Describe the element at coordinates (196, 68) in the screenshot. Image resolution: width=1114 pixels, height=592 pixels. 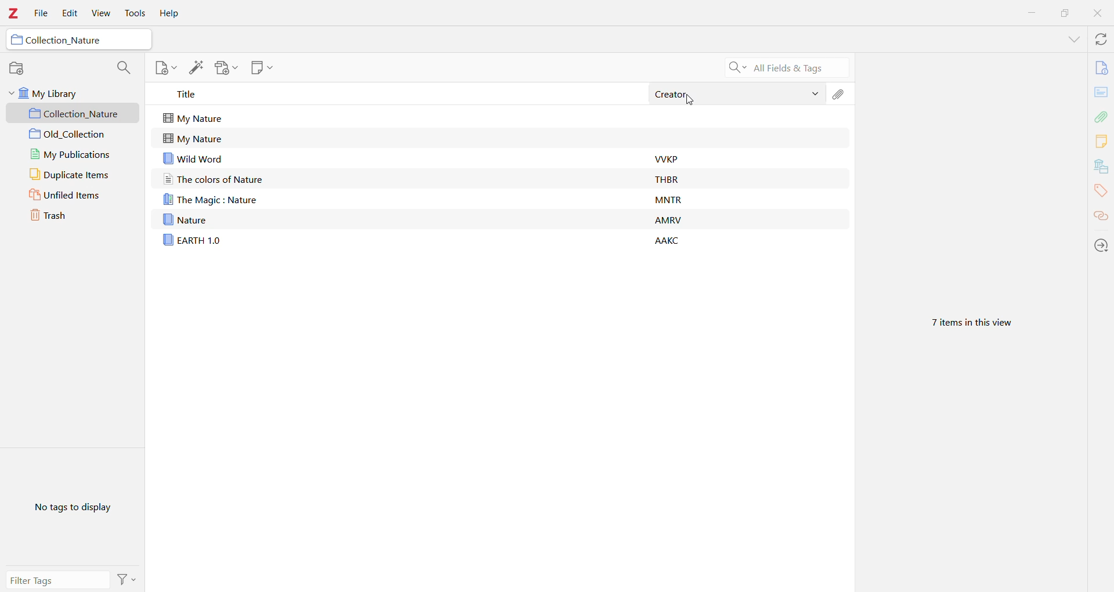
I see `Add Item(s) by Identifier` at that location.